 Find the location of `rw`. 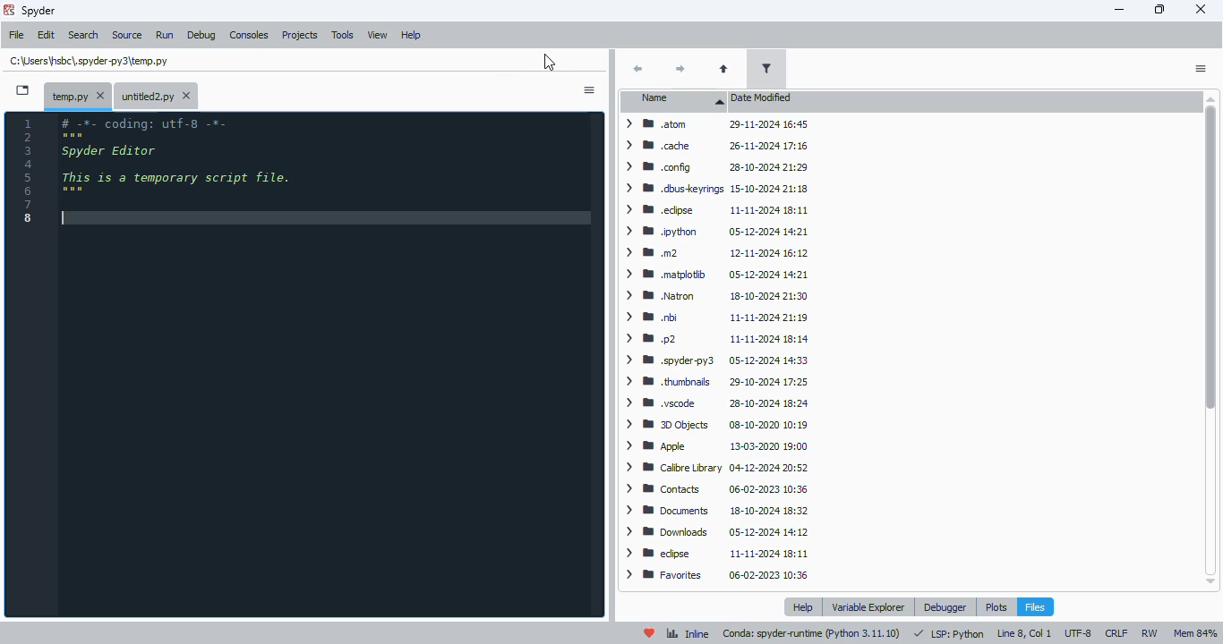

rw is located at coordinates (1150, 633).